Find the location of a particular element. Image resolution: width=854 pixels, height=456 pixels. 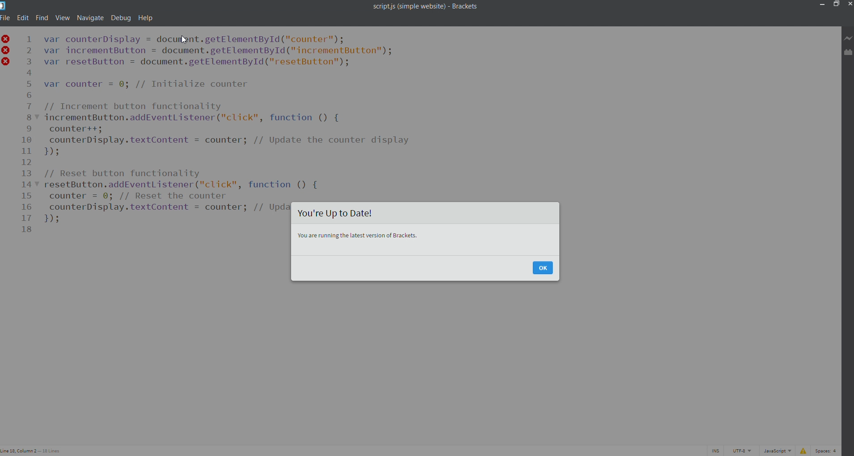

keyboard cursor position is located at coordinates (33, 451).